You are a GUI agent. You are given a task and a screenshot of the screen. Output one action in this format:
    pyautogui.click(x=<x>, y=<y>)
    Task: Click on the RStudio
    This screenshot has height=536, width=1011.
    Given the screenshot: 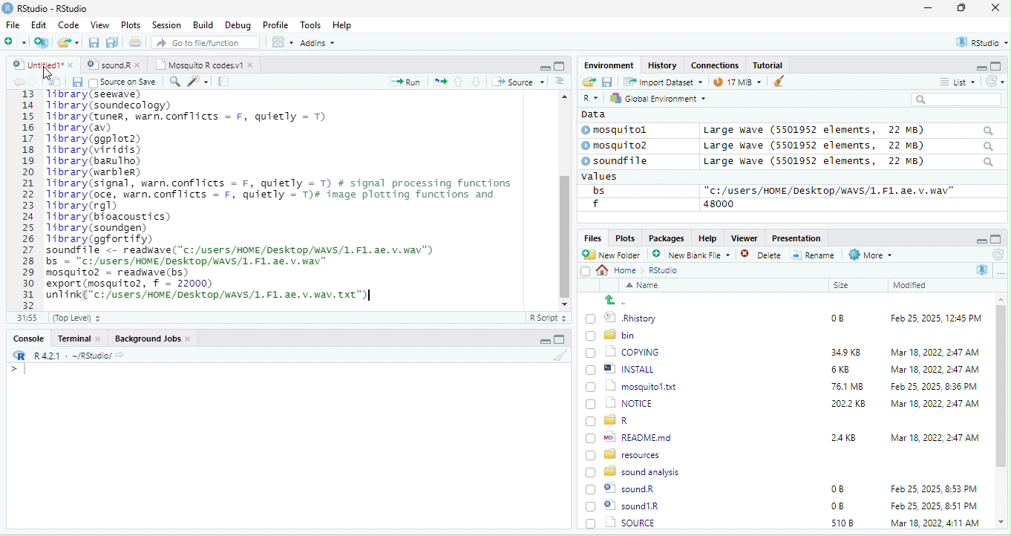 What is the action you would take?
    pyautogui.click(x=48, y=7)
    